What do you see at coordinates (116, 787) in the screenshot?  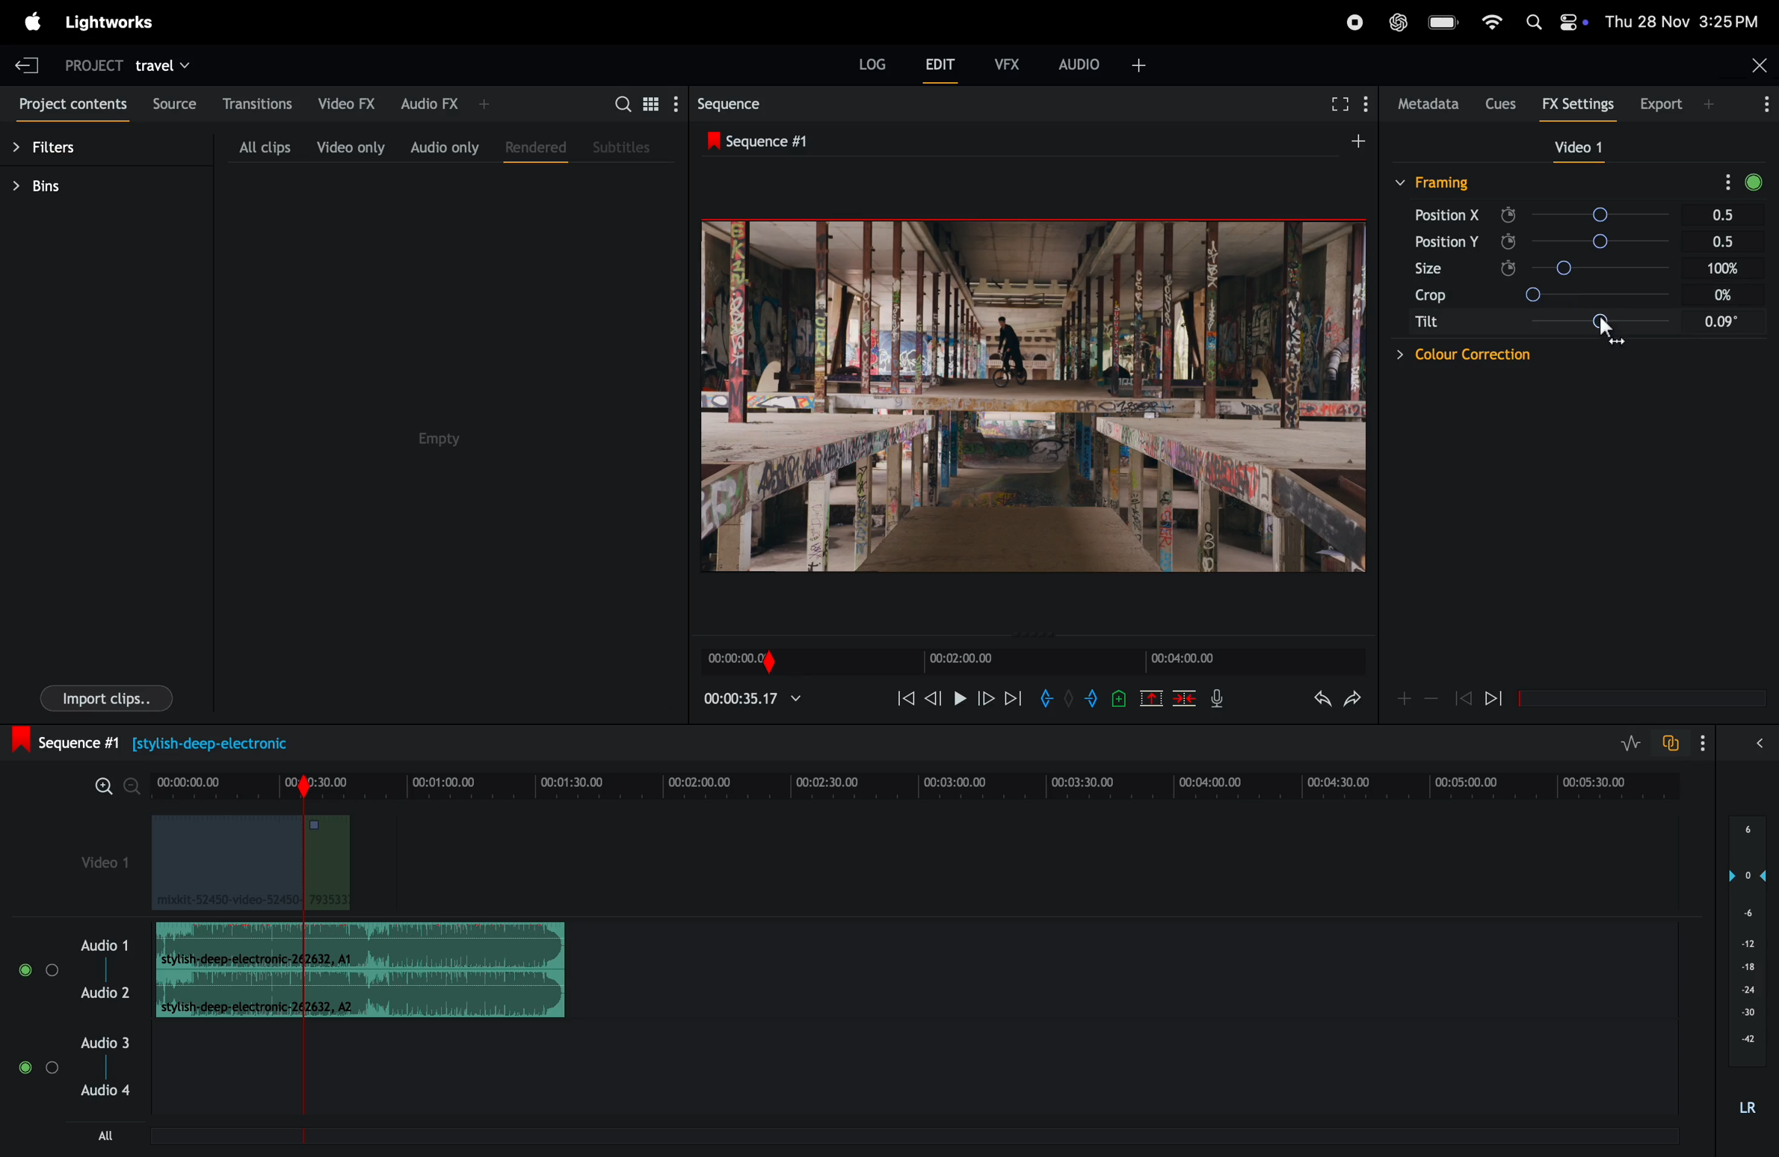 I see `zoom in zoom out` at bounding box center [116, 787].